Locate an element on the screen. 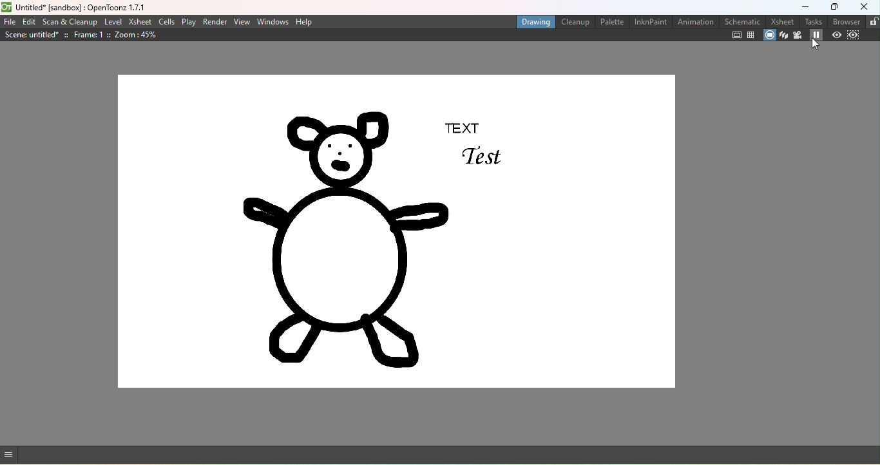 The height and width of the screenshot is (465, 880). Lock rooms tab is located at coordinates (872, 21).